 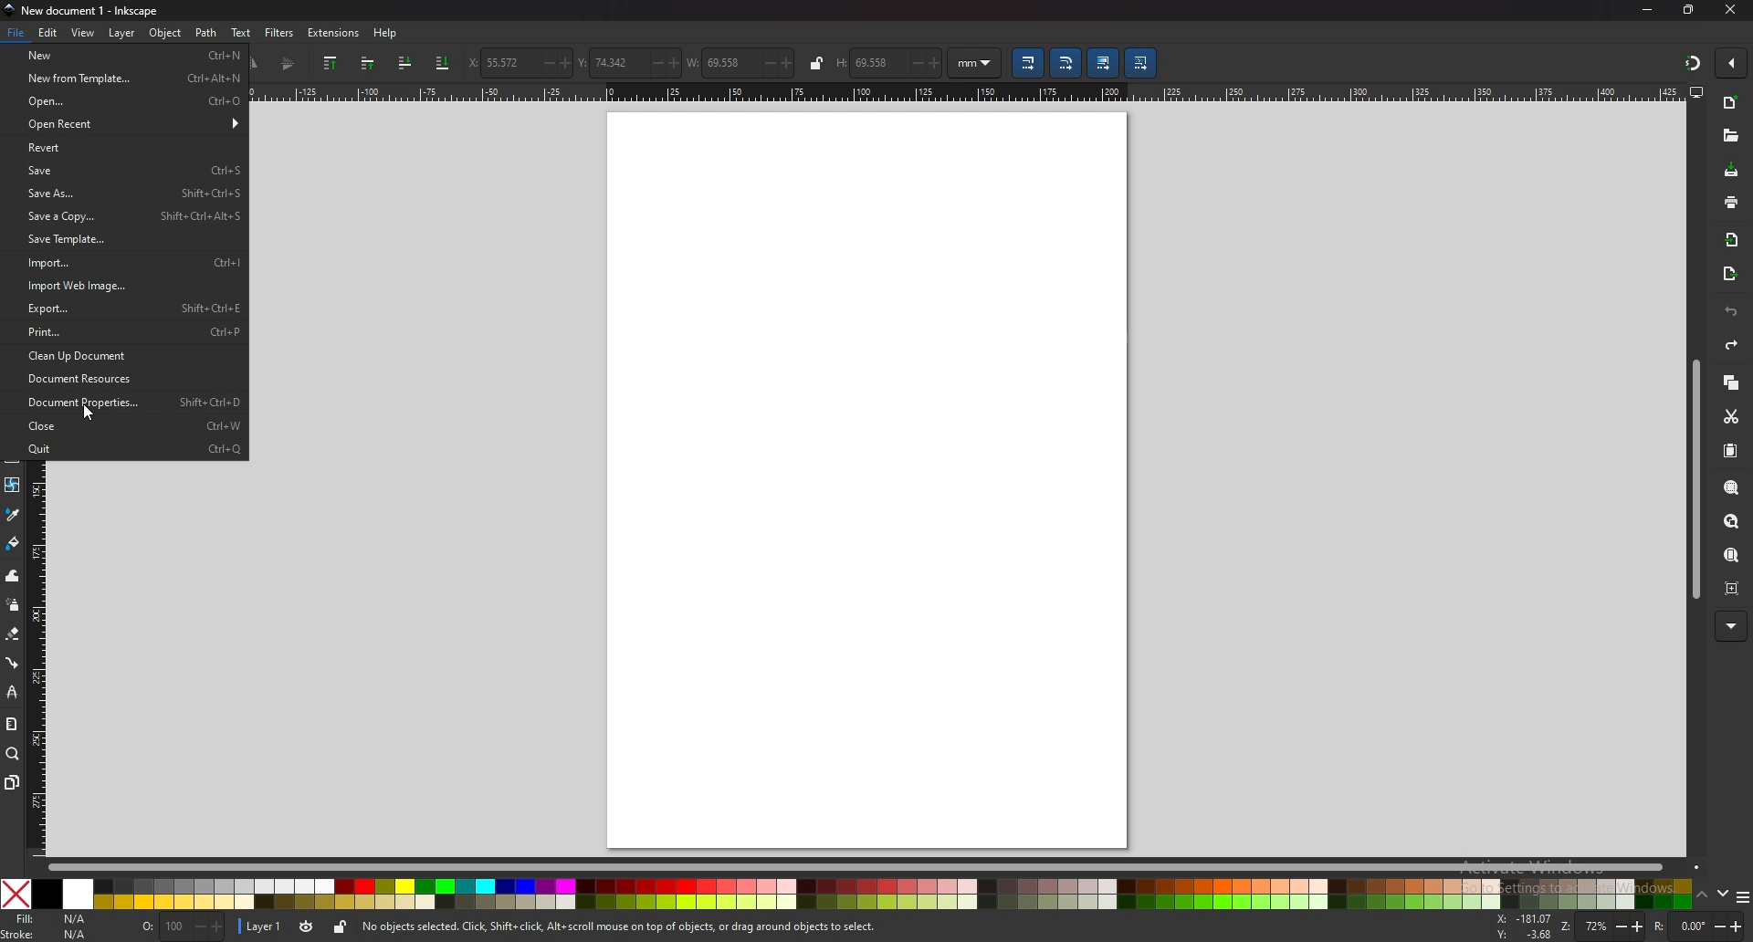 What do you see at coordinates (13, 483) in the screenshot?
I see `mesh` at bounding box center [13, 483].